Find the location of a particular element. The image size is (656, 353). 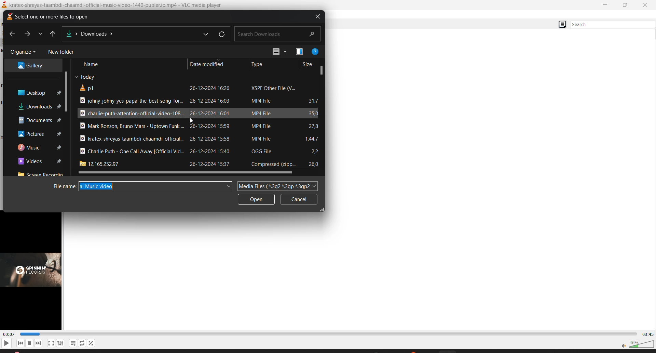

file size is located at coordinates (310, 138).